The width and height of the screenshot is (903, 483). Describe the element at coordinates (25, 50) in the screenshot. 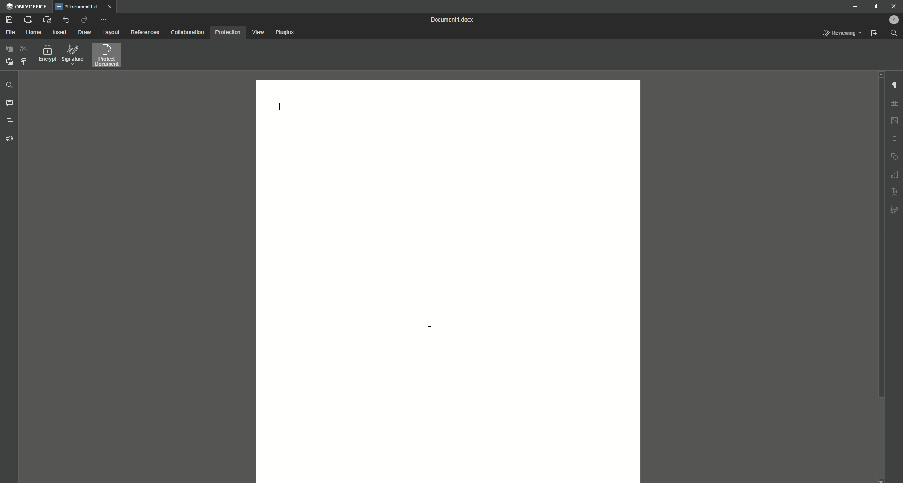

I see `Cut` at that location.